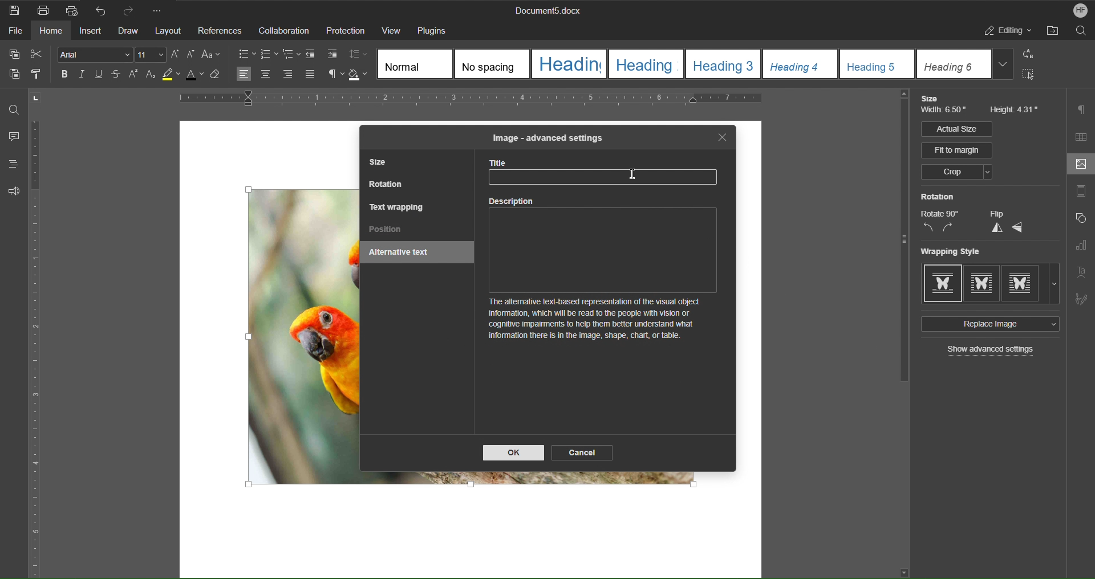 The width and height of the screenshot is (1095, 579). Describe the element at coordinates (991, 284) in the screenshot. I see `Wrapping Style` at that location.